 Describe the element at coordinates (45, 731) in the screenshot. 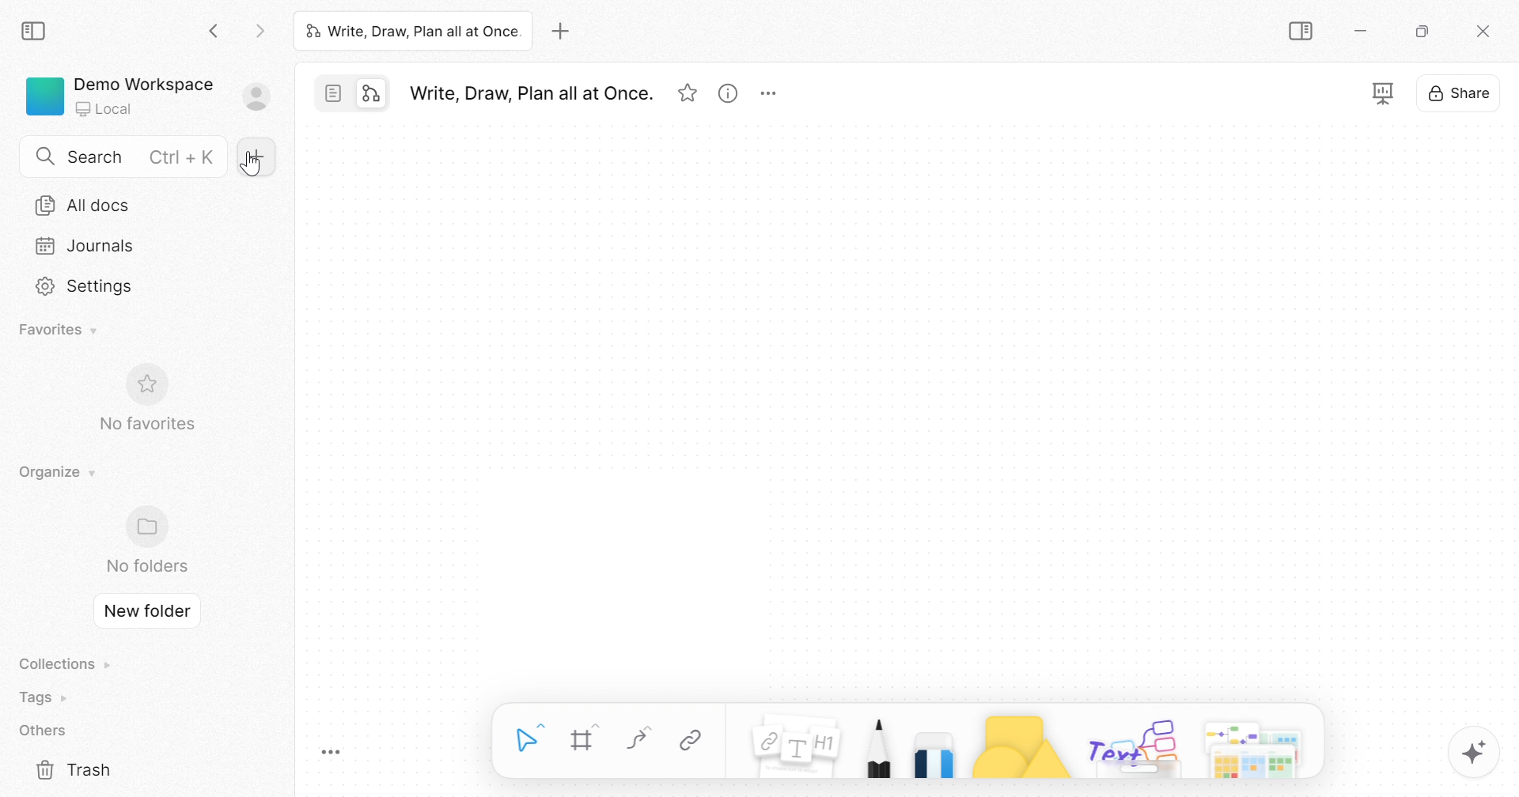

I see `Others` at that location.